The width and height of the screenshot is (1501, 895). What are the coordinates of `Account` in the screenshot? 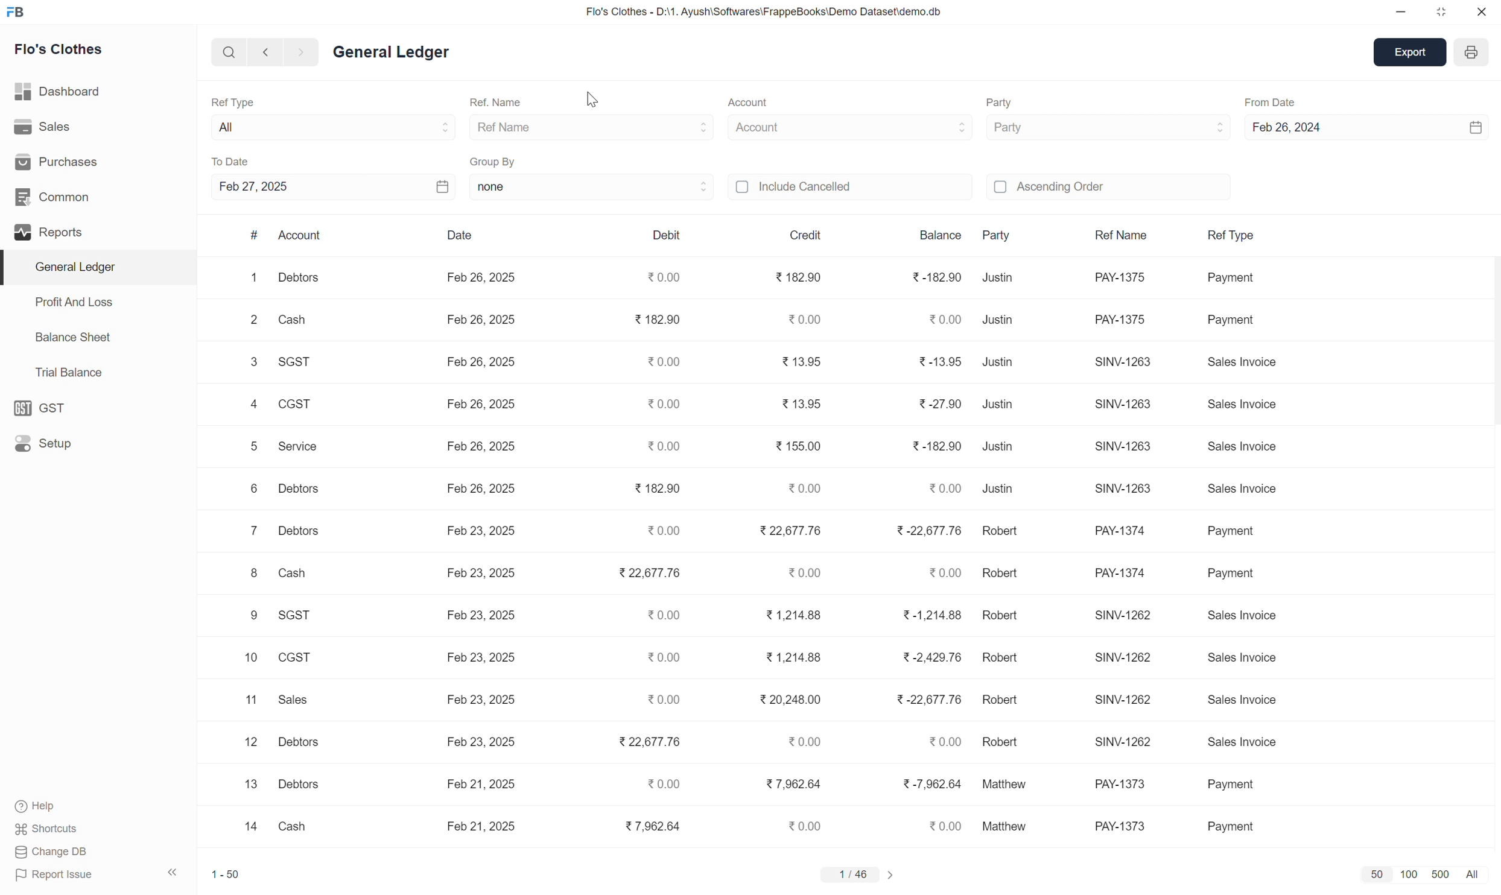 It's located at (847, 128).